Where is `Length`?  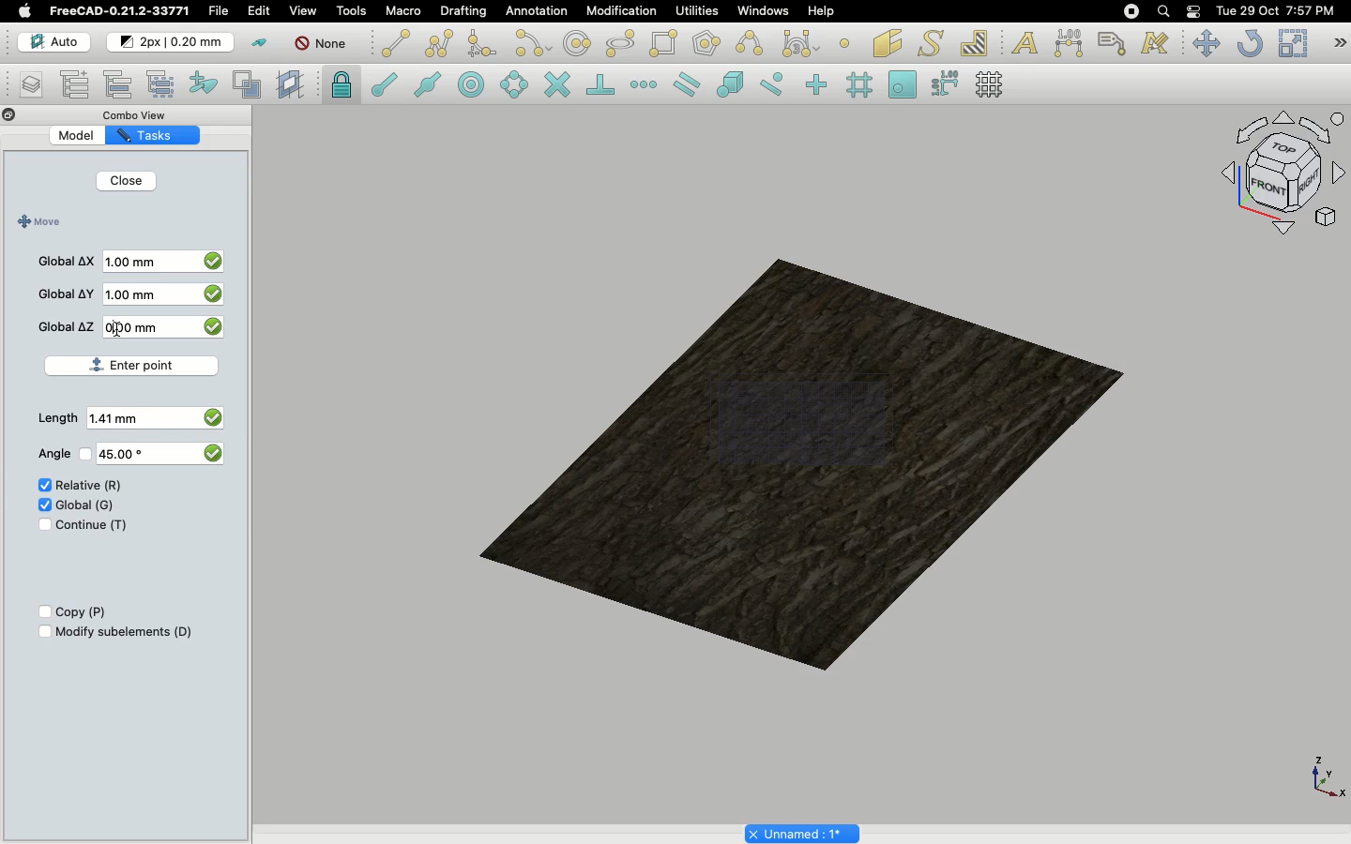 Length is located at coordinates (57, 418).